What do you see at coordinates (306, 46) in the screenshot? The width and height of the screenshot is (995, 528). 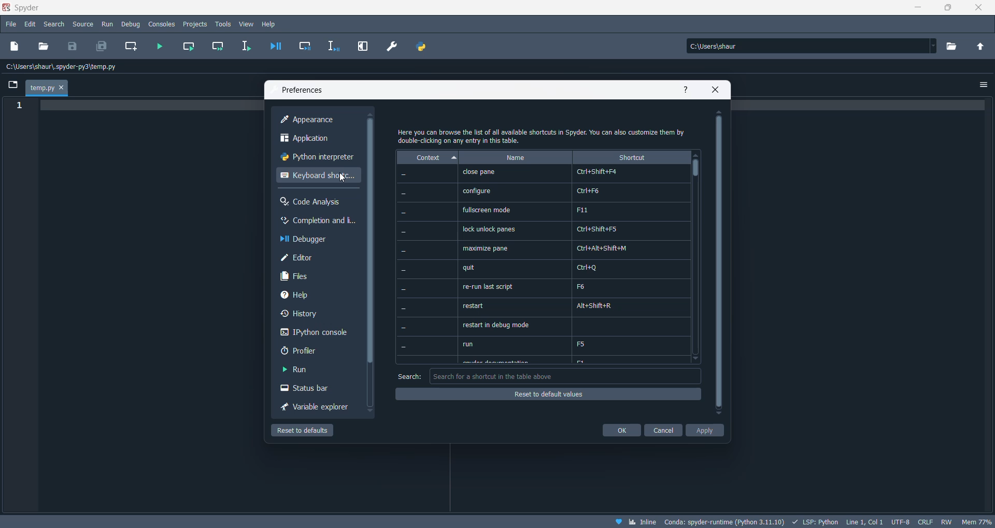 I see `debug cell` at bounding box center [306, 46].